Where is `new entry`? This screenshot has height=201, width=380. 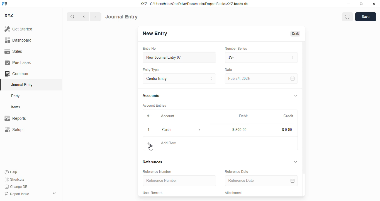 new entry is located at coordinates (155, 33).